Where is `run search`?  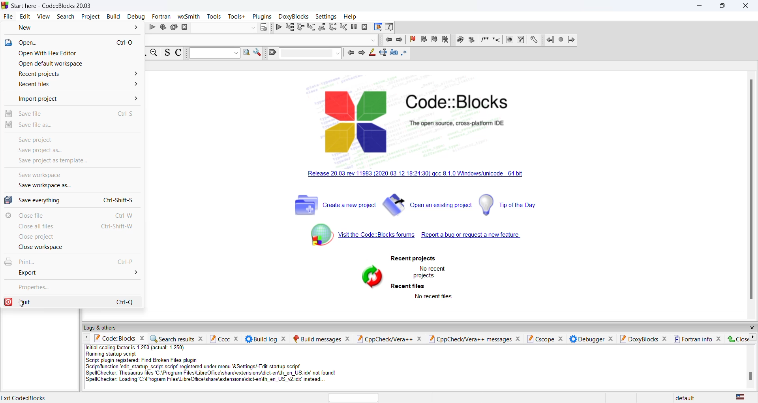 run search is located at coordinates (247, 52).